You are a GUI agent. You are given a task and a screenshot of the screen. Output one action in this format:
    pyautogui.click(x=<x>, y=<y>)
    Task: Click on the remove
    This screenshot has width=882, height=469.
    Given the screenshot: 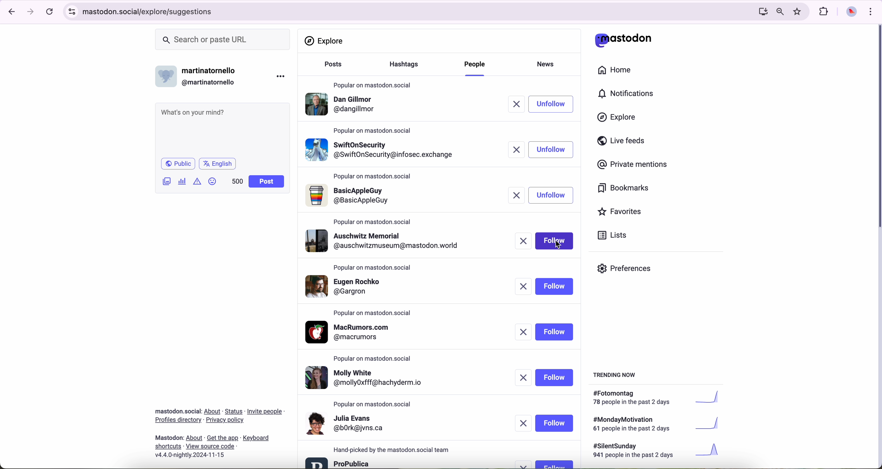 What is the action you would take?
    pyautogui.click(x=522, y=241)
    